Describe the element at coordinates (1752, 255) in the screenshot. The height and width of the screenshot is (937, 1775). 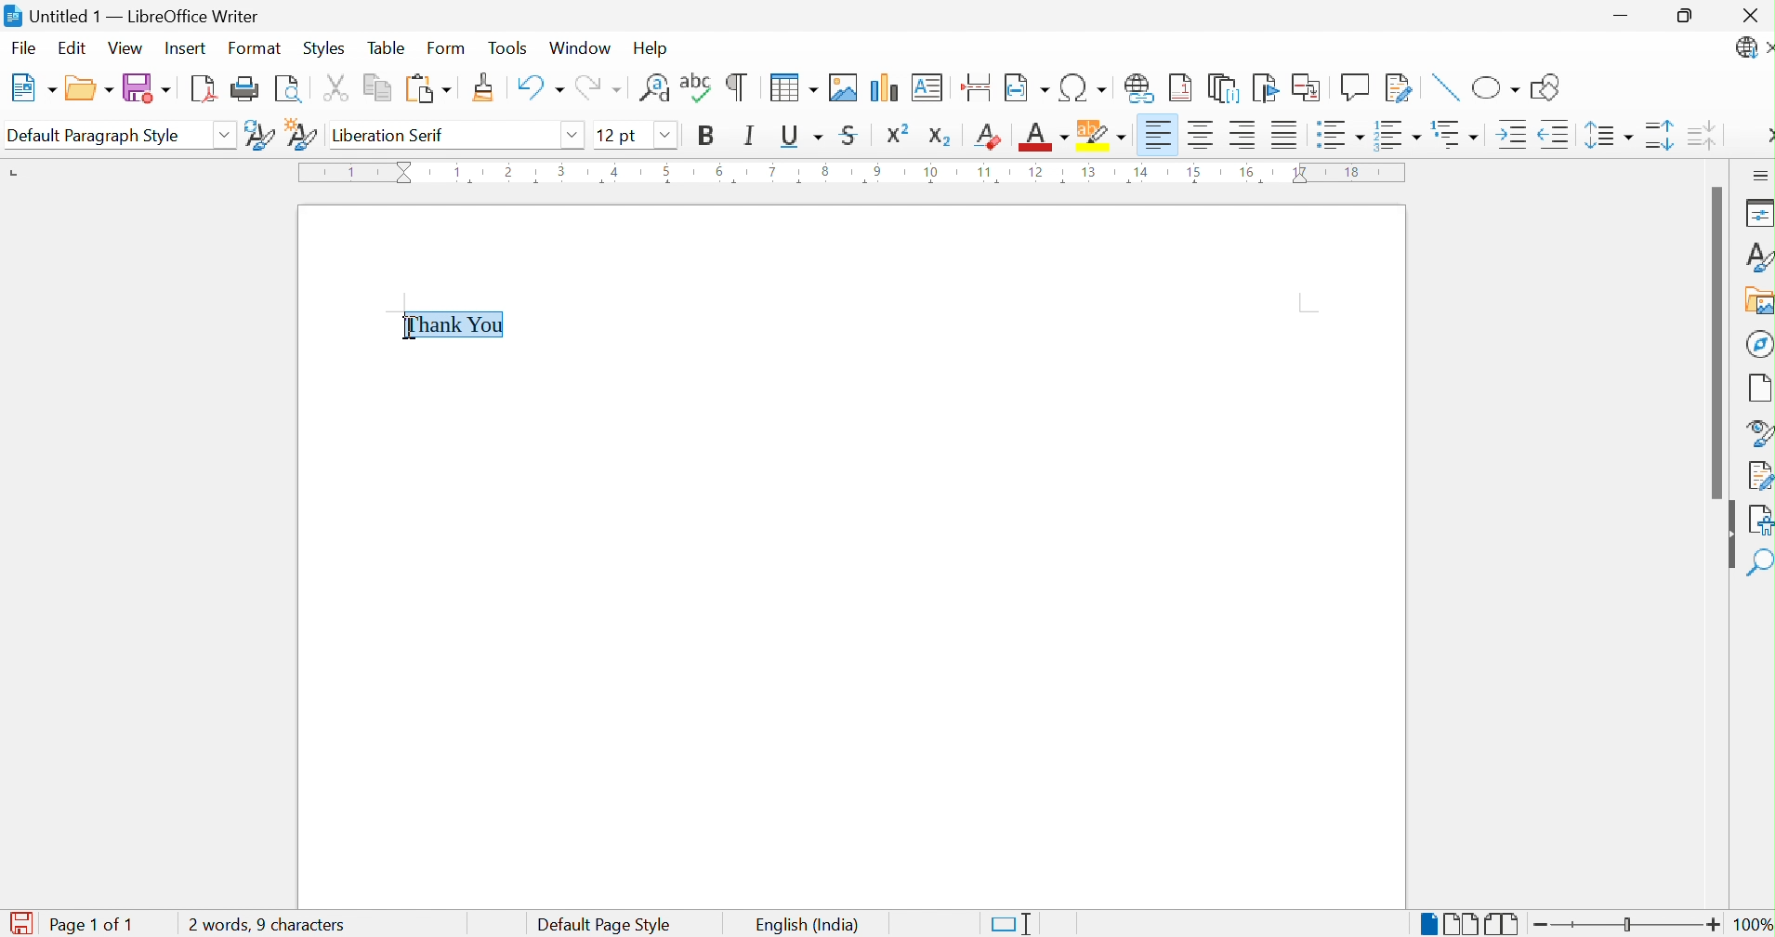
I see `Styles` at that location.